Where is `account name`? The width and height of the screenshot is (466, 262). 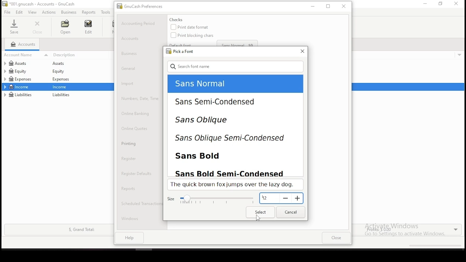 account name is located at coordinates (27, 55).